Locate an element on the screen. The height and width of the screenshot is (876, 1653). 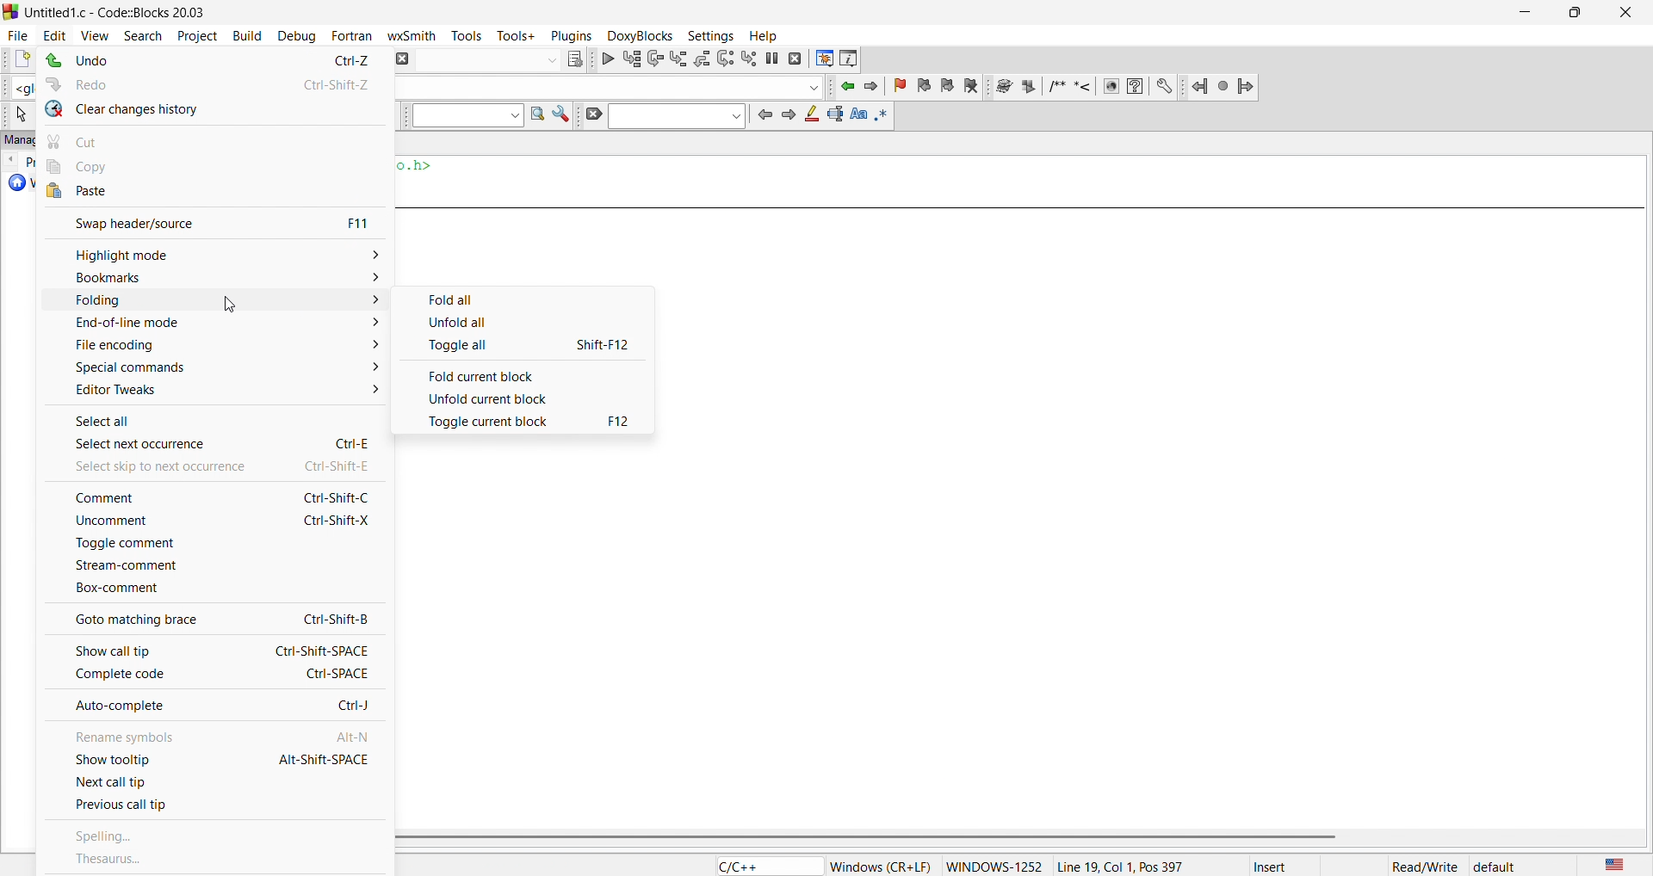
copy is located at coordinates (219, 166).